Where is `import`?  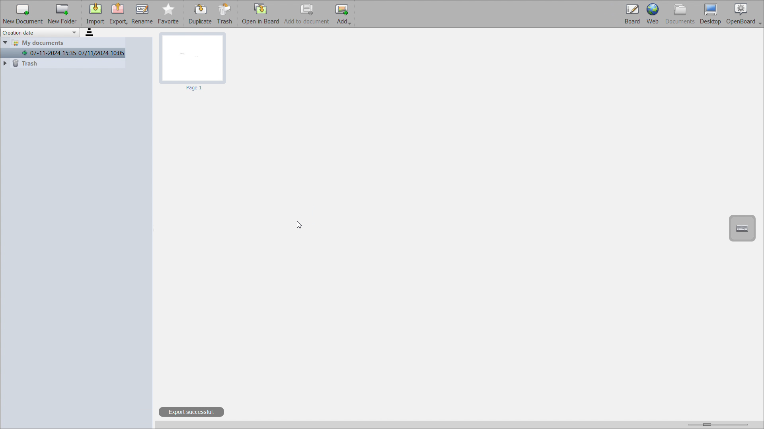 import is located at coordinates (95, 14).